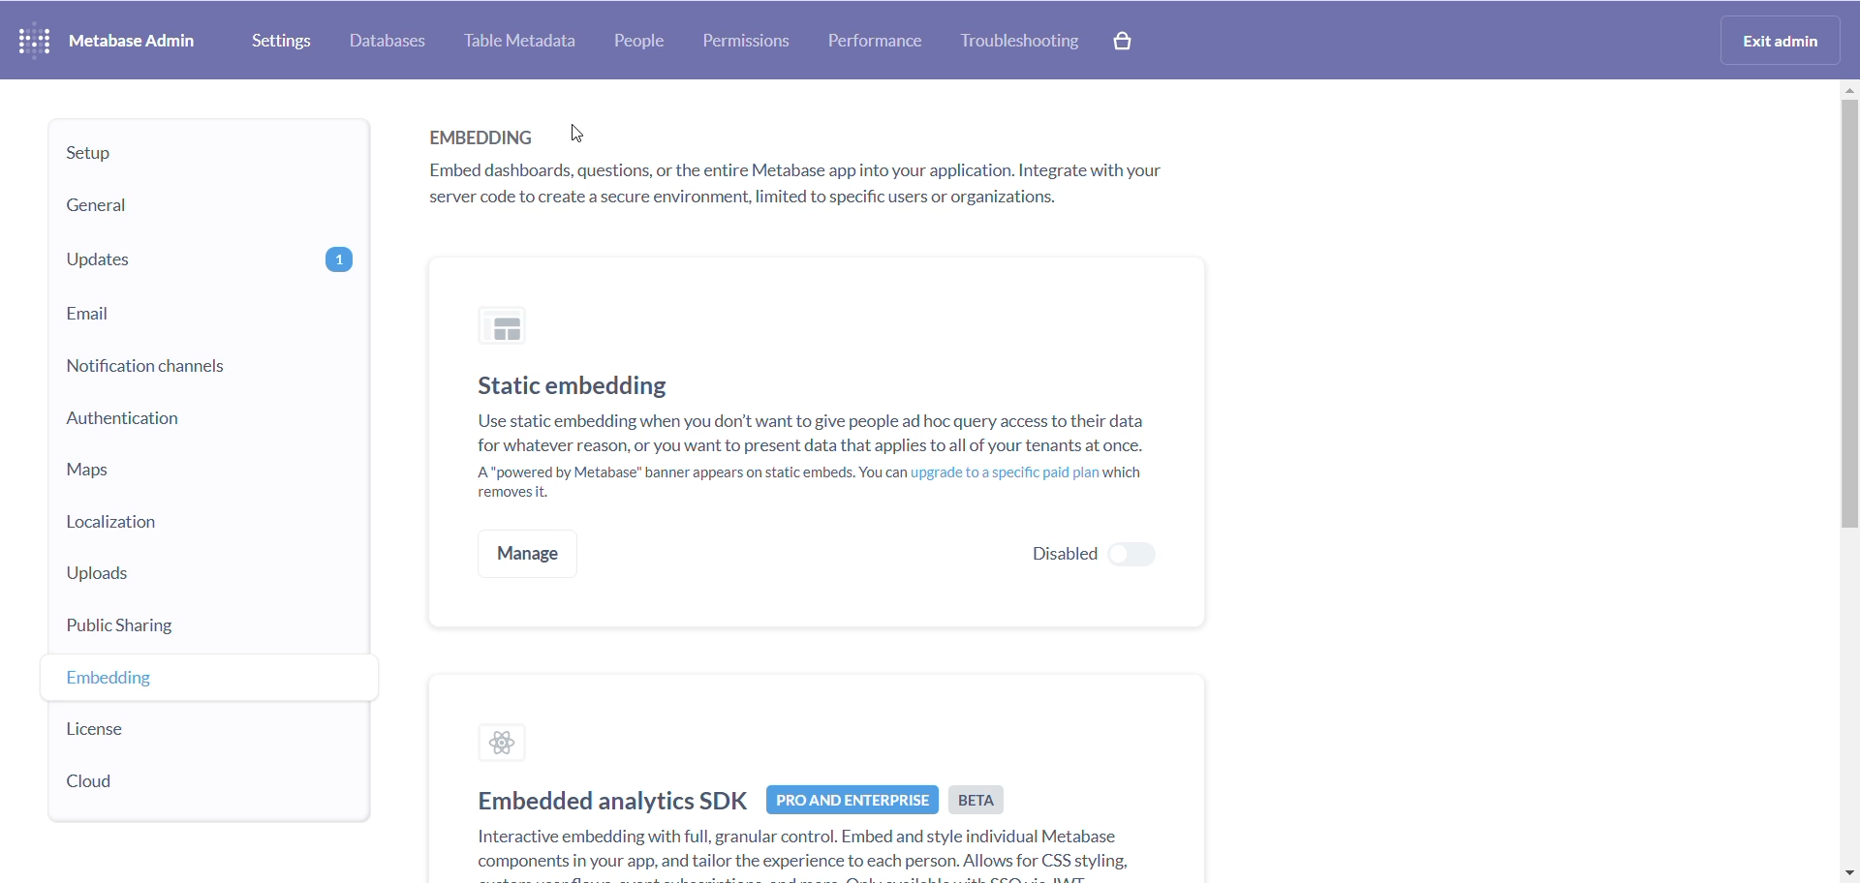 This screenshot has height=883, width=1860. I want to click on performance, so click(873, 39).